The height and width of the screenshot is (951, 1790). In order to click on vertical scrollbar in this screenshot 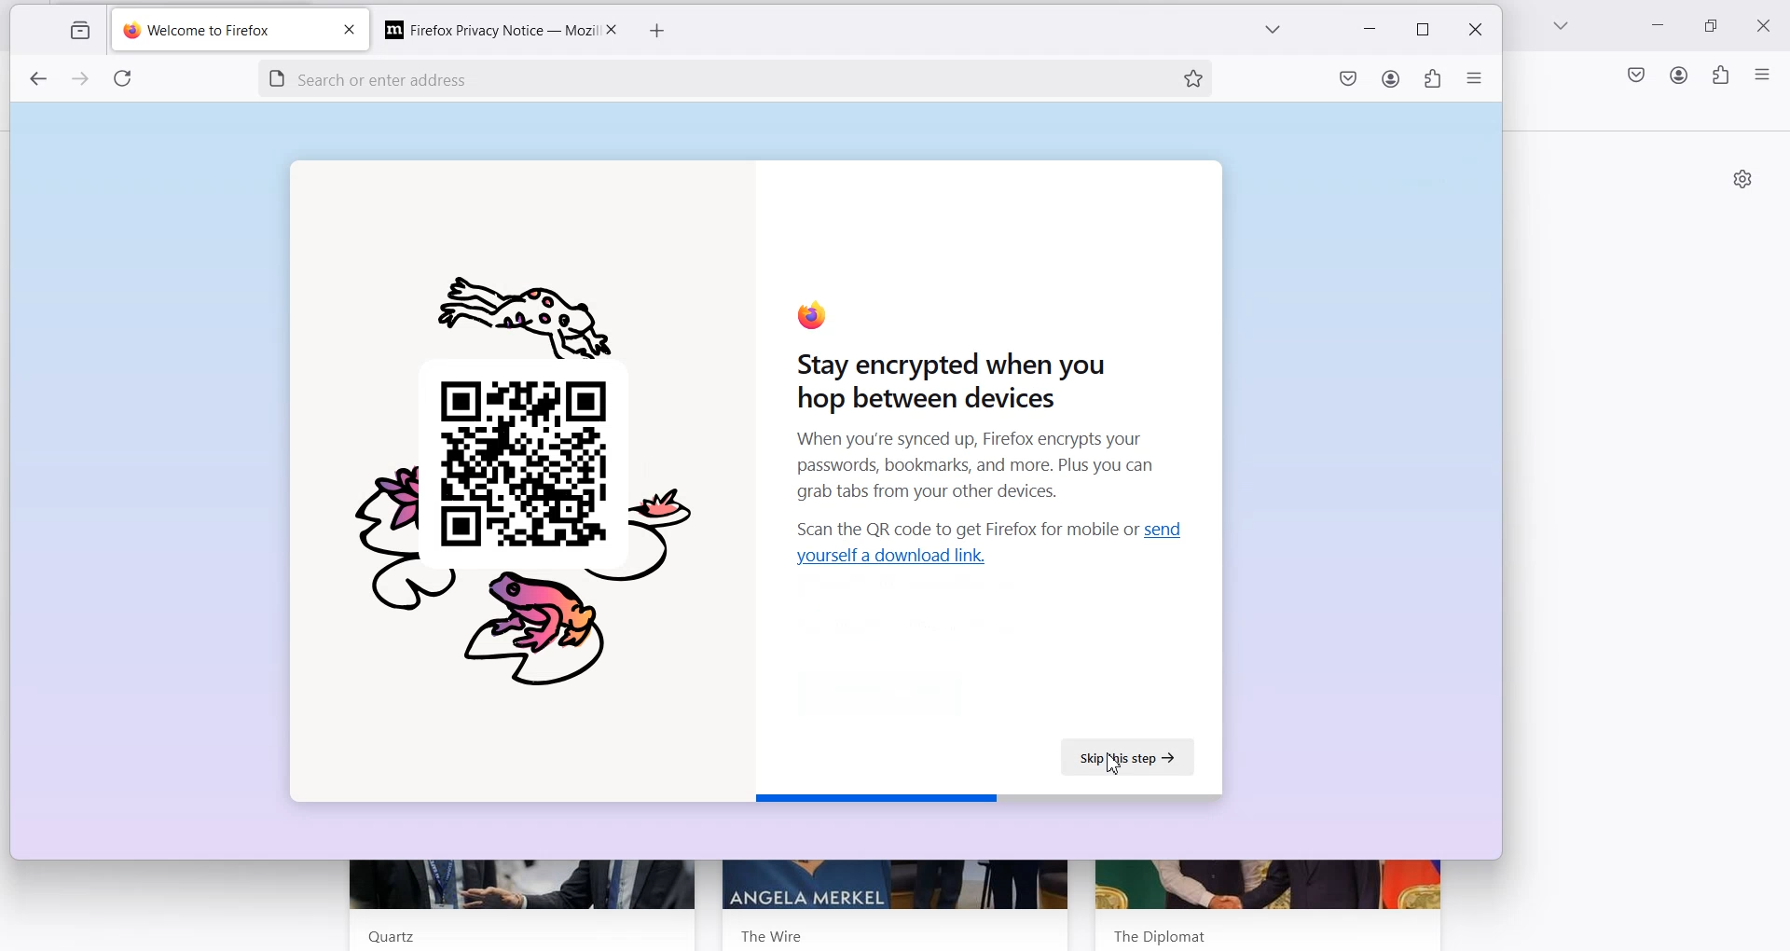, I will do `click(1779, 233)`.